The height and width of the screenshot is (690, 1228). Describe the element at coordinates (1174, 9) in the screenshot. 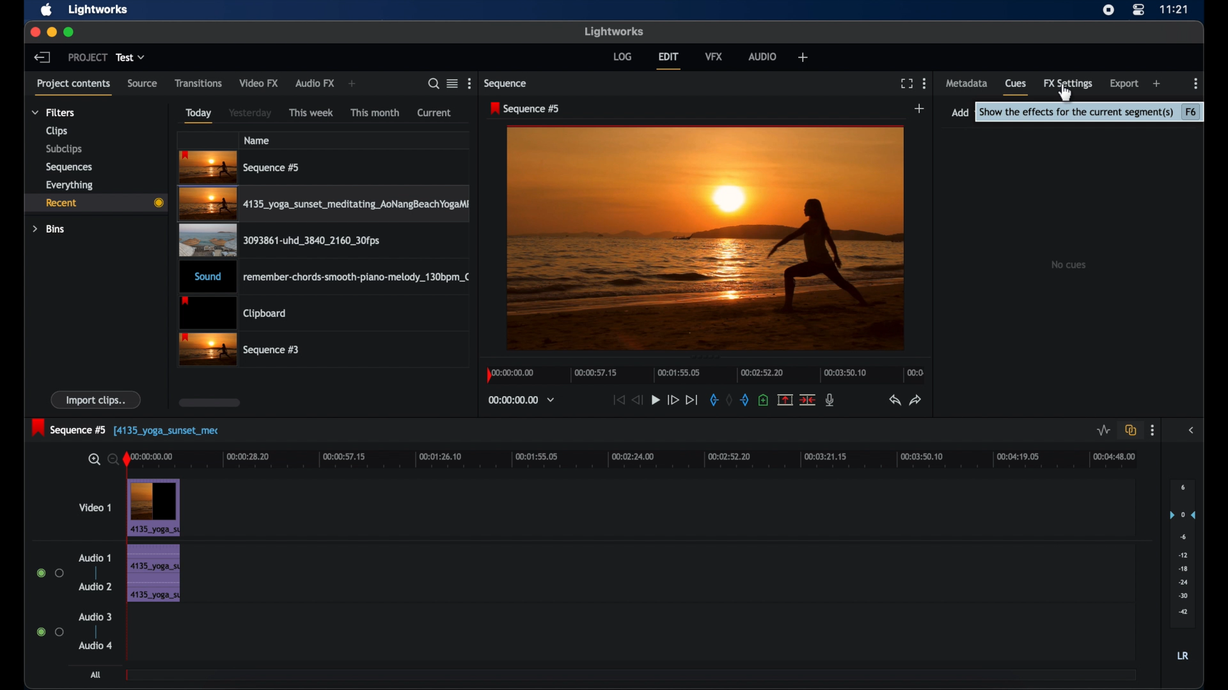

I see `time` at that location.